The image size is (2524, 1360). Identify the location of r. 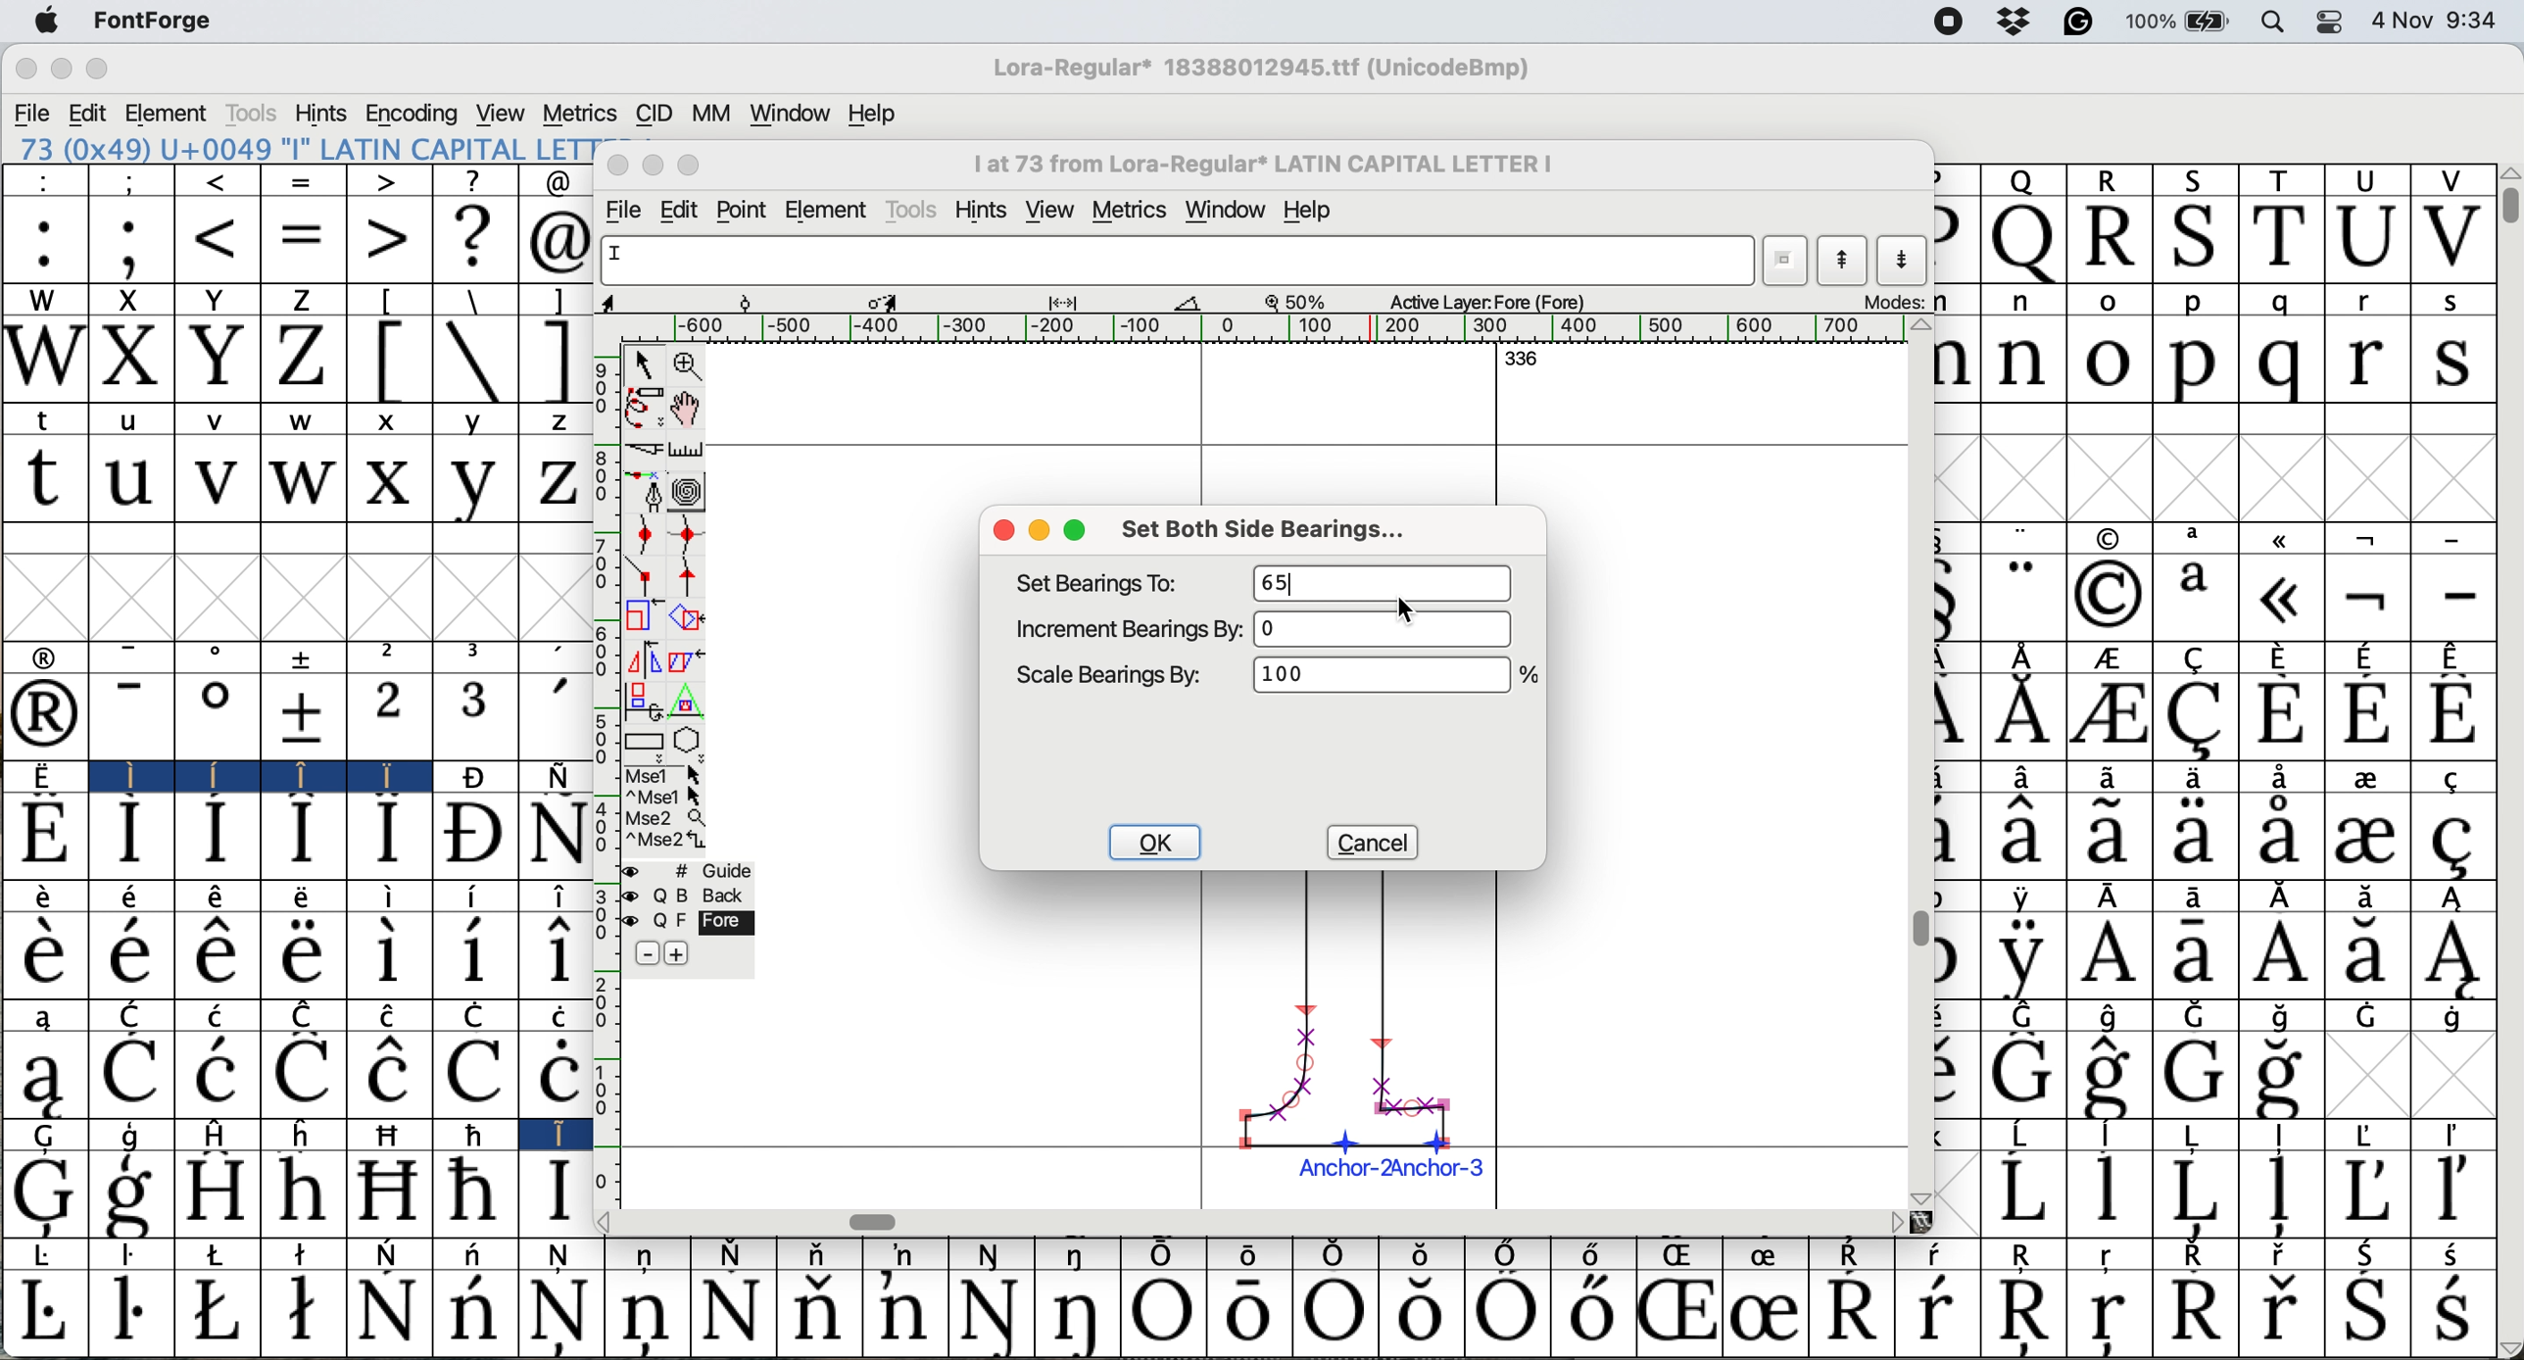
(2363, 301).